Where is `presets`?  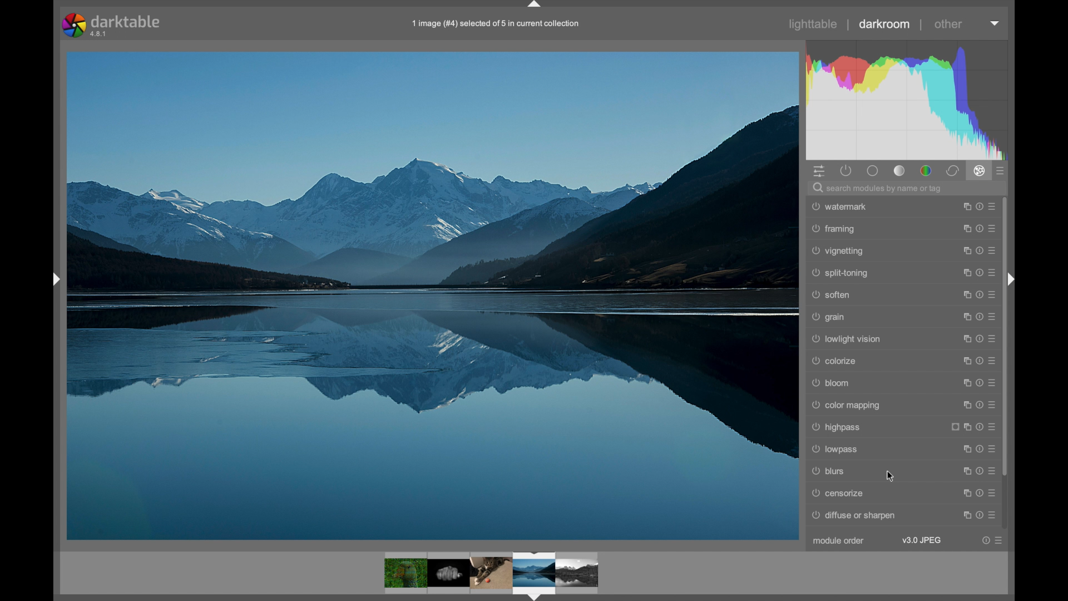 presets is located at coordinates (1001, 170).